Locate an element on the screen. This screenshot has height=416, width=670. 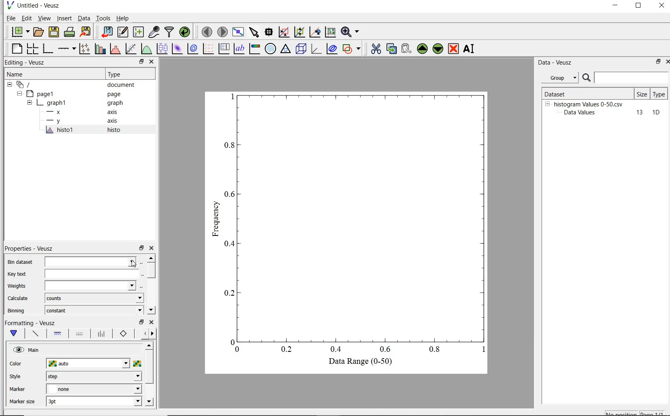
import data into veusz is located at coordinates (108, 32).